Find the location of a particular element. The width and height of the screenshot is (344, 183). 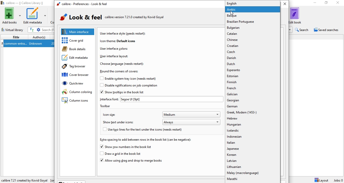

Search bar is located at coordinates (48, 30).